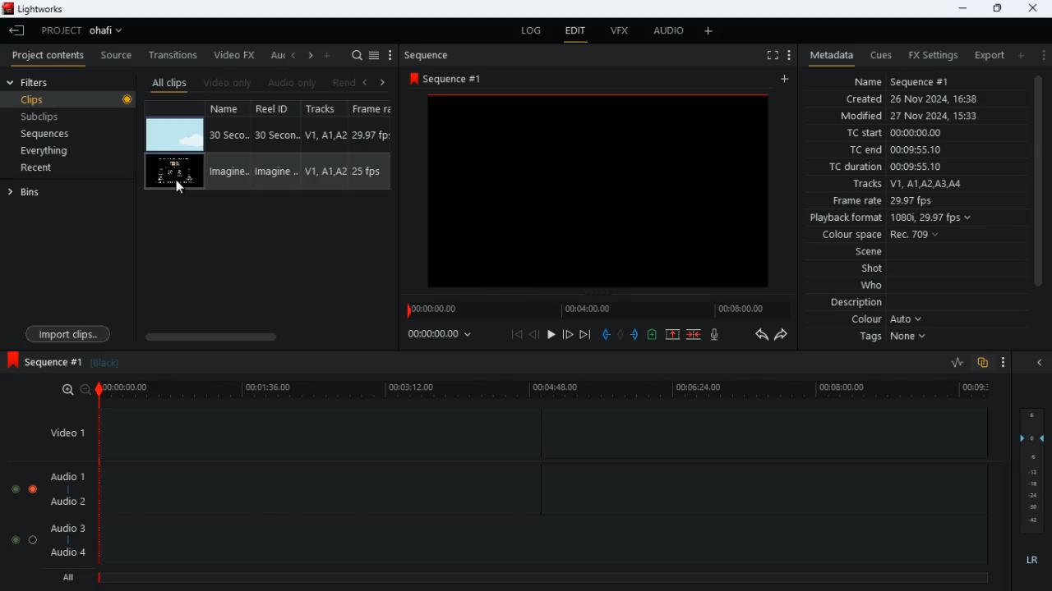 This screenshot has width=1052, height=591. What do you see at coordinates (567, 334) in the screenshot?
I see `forward` at bounding box center [567, 334].